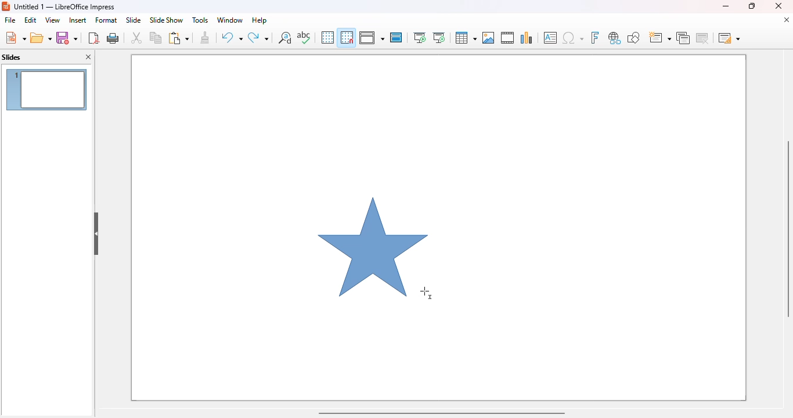 Image resolution: width=793 pixels, height=418 pixels. What do you see at coordinates (527, 37) in the screenshot?
I see `insert chart` at bounding box center [527, 37].